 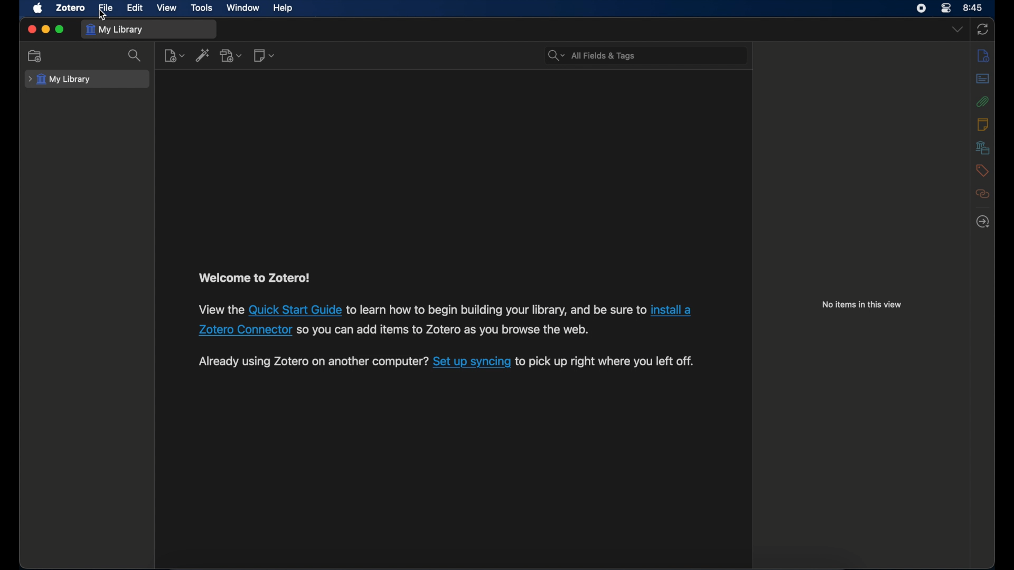 I want to click on new note, so click(x=265, y=56).